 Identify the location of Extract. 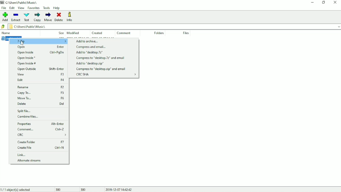
(16, 17).